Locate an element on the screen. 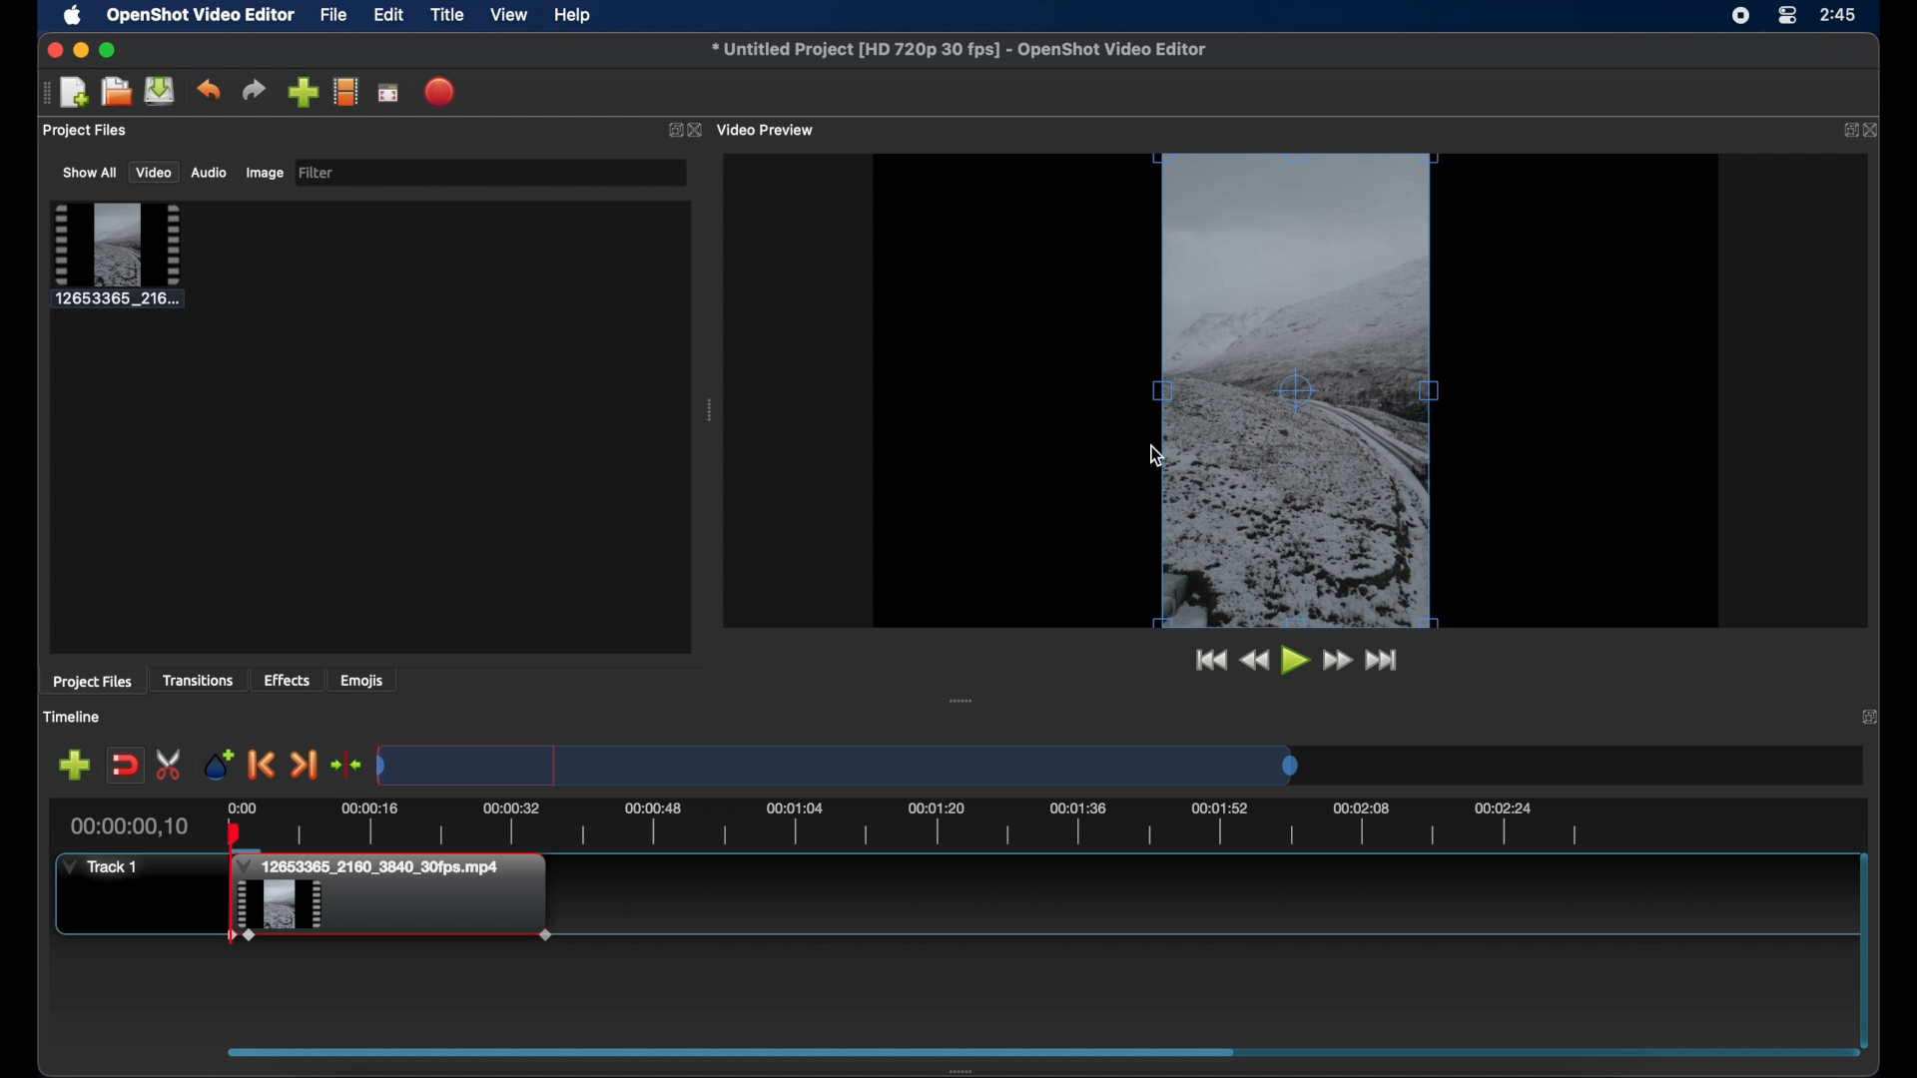 The image size is (1917, 1078). close is located at coordinates (52, 51).